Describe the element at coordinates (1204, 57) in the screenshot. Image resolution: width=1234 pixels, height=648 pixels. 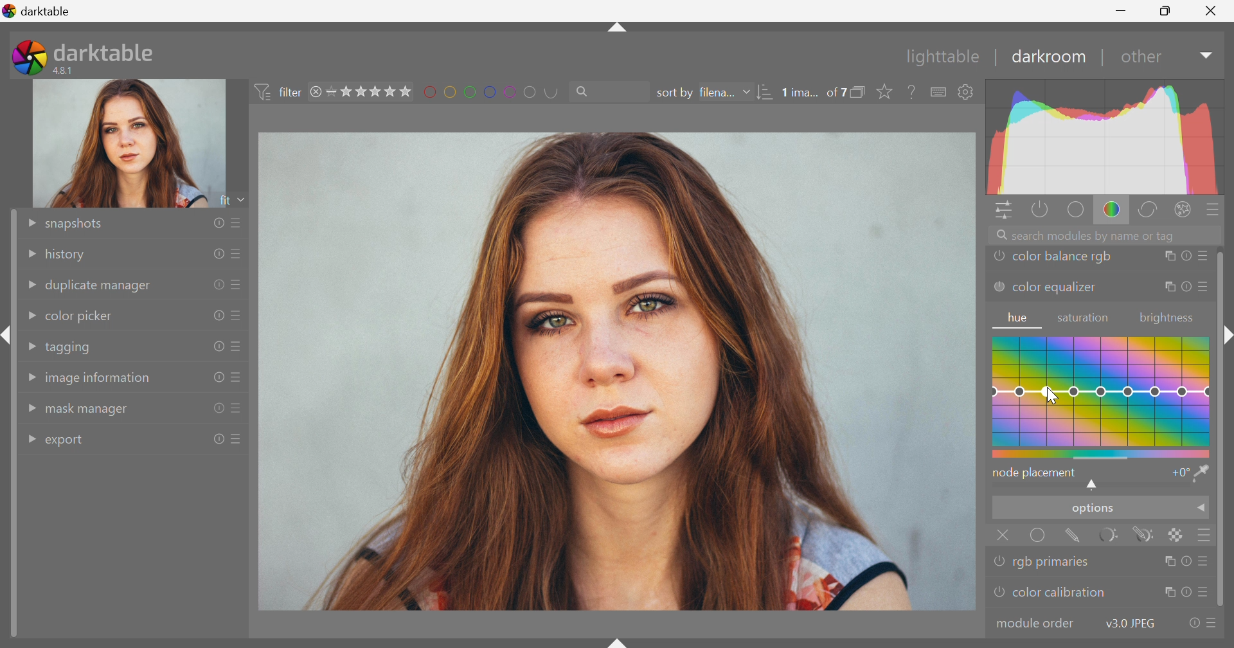
I see `Drop Down` at that location.